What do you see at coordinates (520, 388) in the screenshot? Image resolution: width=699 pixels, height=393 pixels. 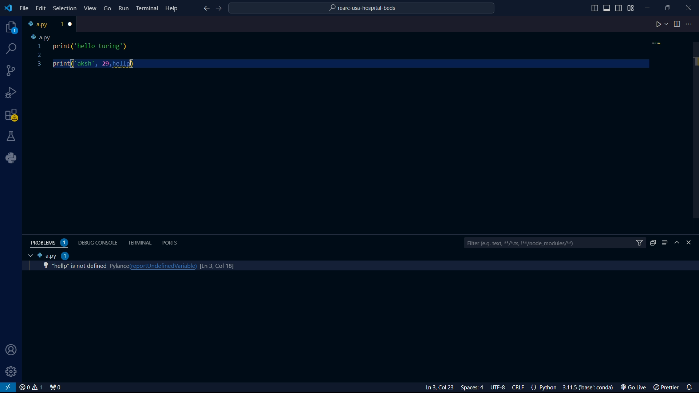 I see `CRLF` at bounding box center [520, 388].